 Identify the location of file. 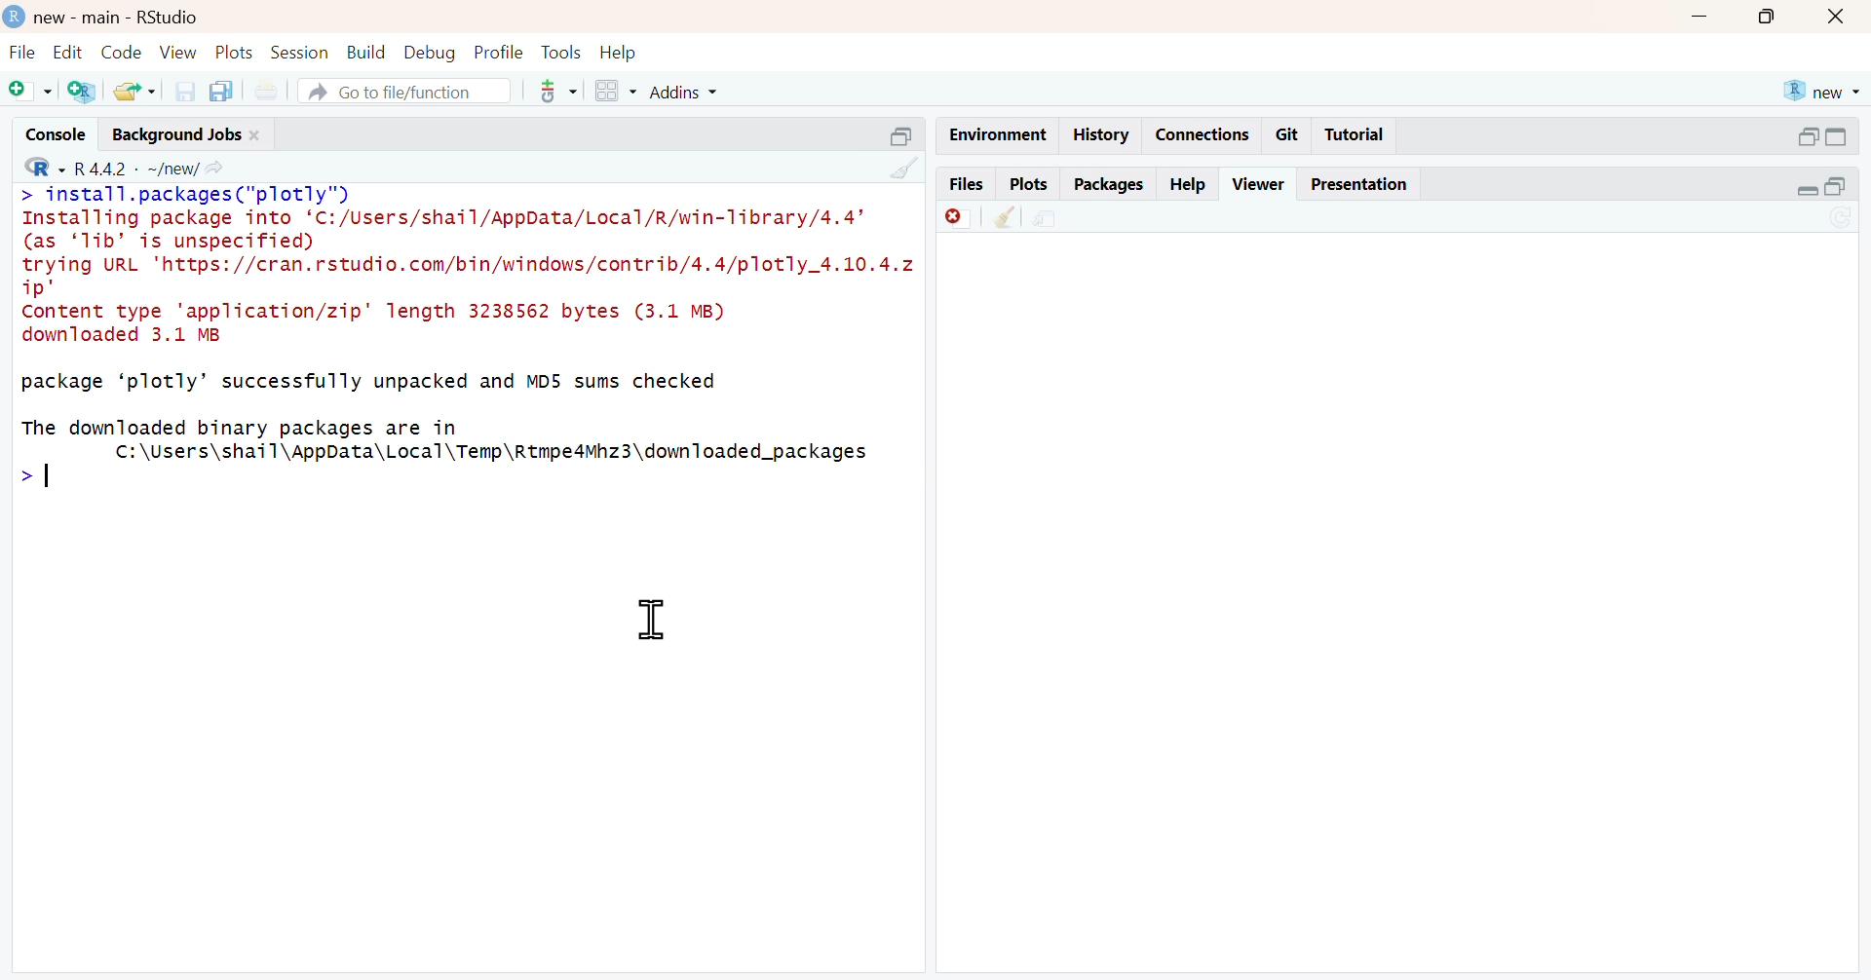
(19, 52).